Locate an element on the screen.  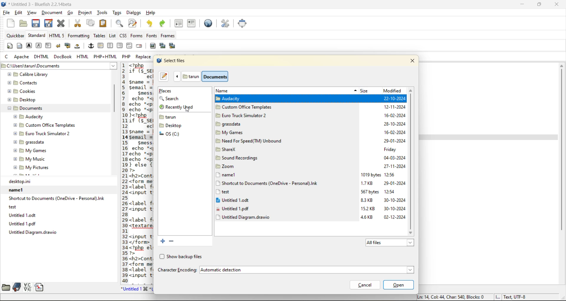
remove the selected bookmark is located at coordinates (173, 242).